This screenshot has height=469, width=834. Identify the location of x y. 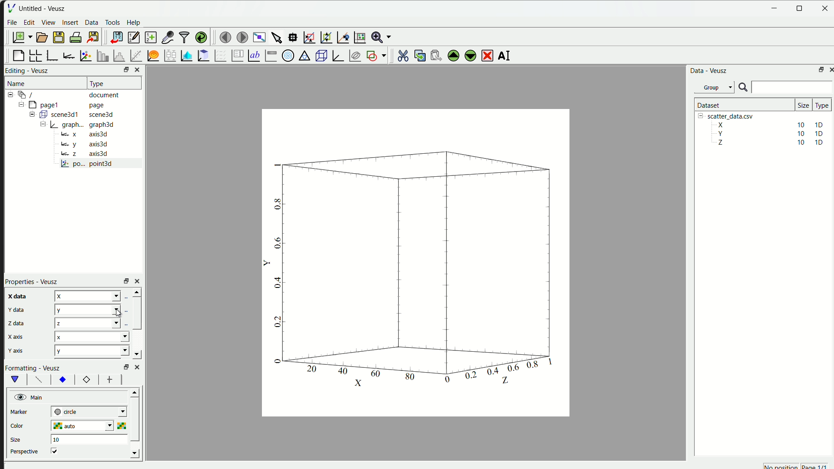
(96, 309).